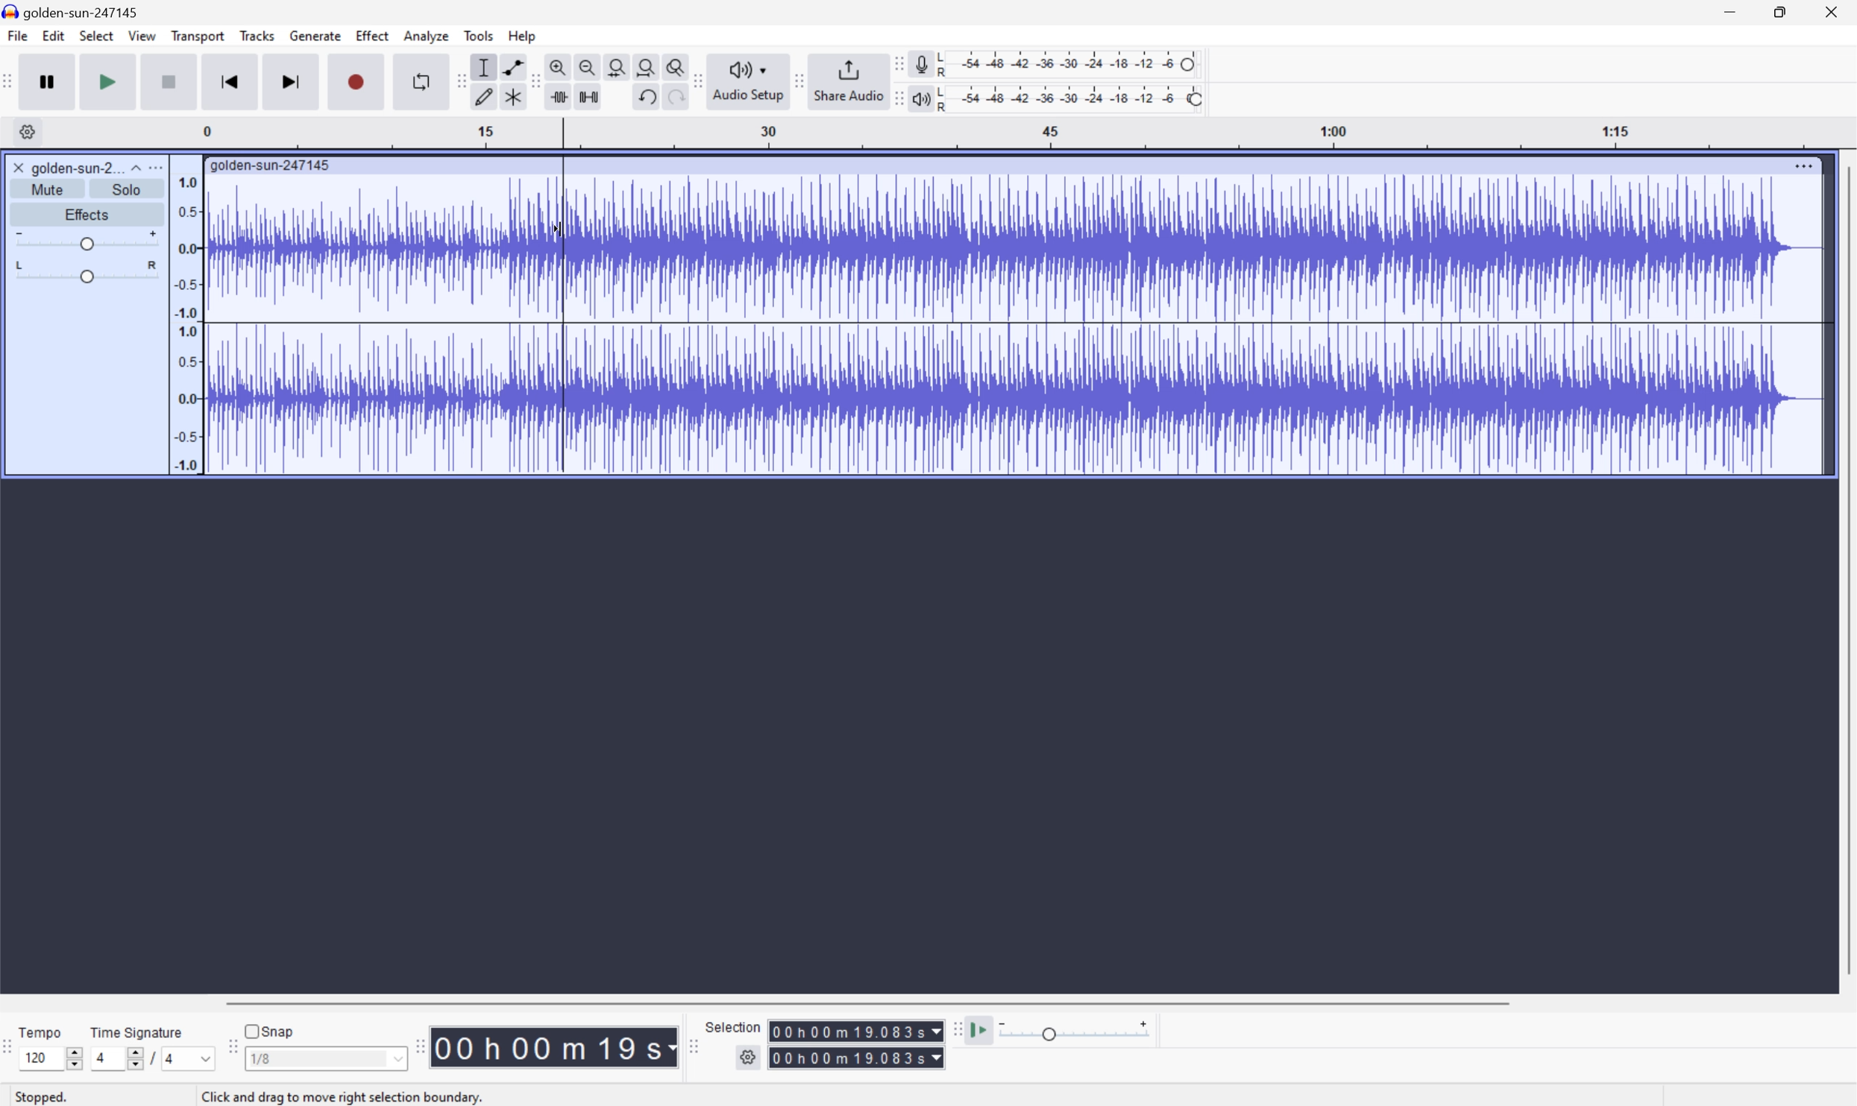  I want to click on Close, so click(1835, 10).